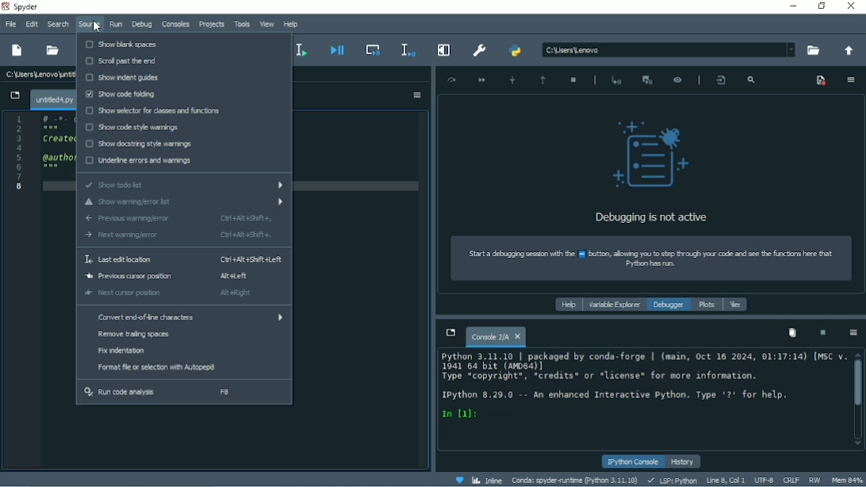  What do you see at coordinates (181, 276) in the screenshot?
I see `Previous cursor position` at bounding box center [181, 276].